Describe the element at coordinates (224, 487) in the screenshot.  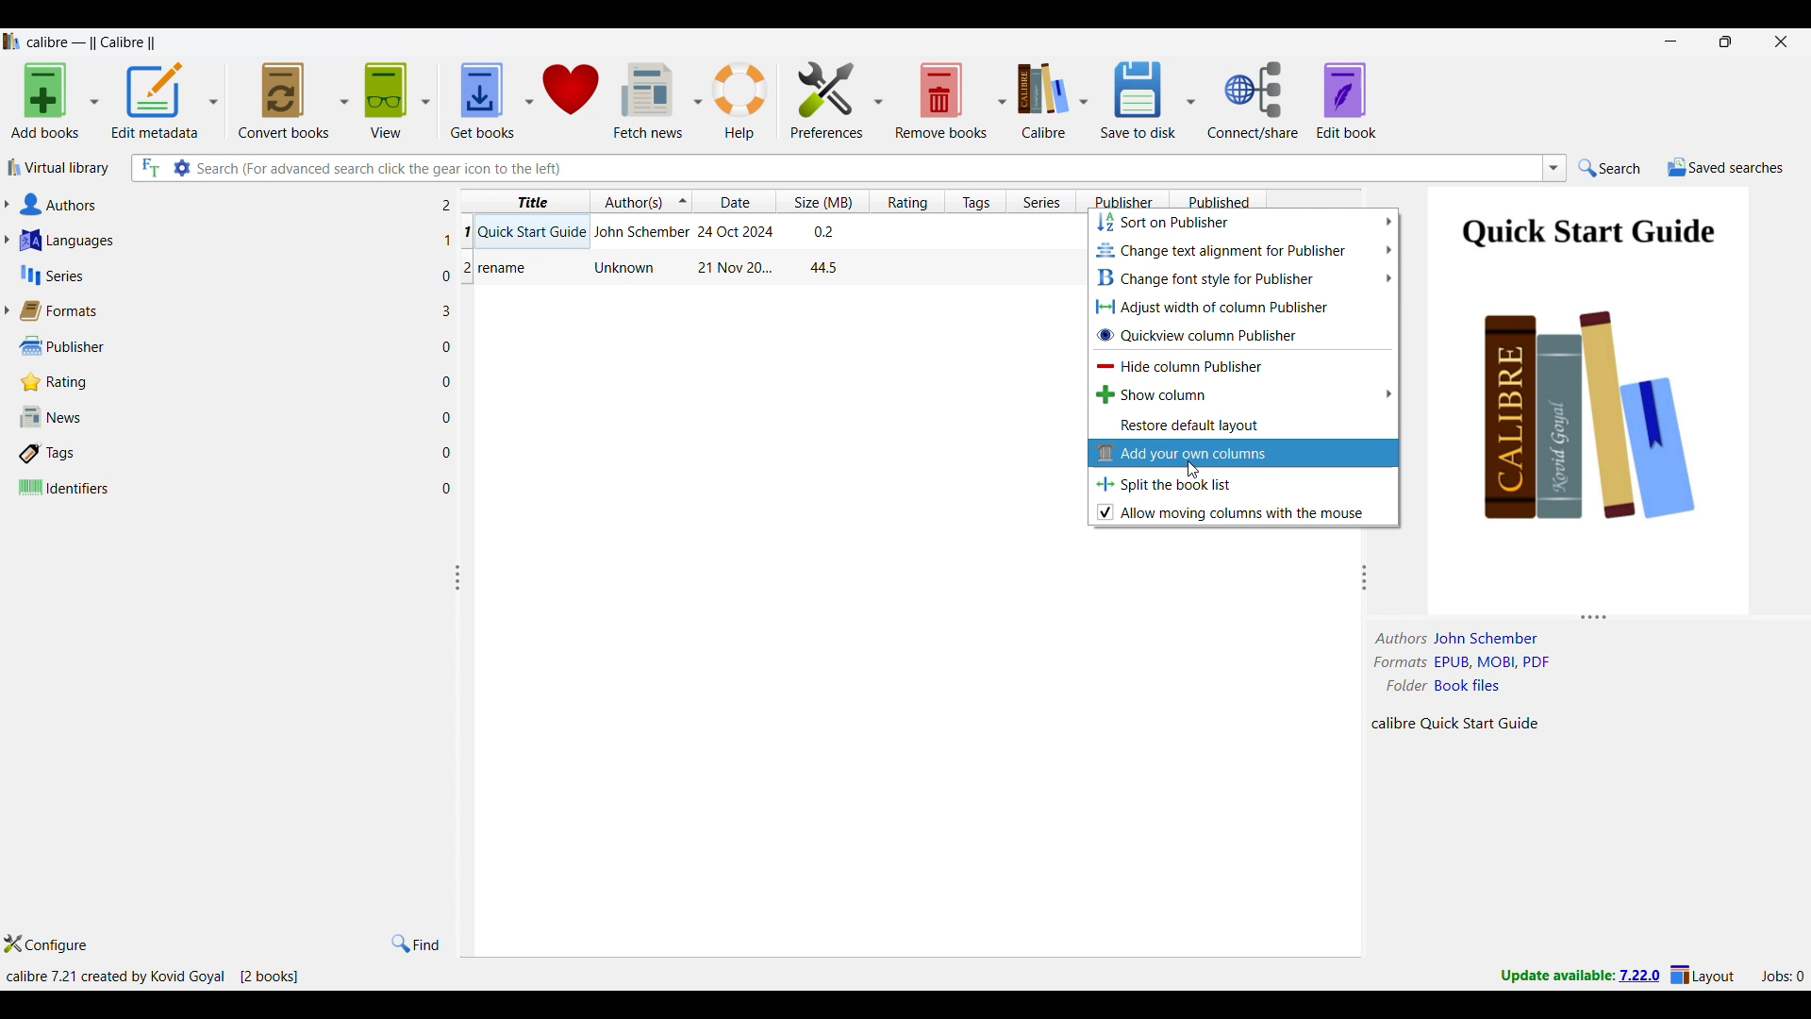
I see `Identifiers` at that location.